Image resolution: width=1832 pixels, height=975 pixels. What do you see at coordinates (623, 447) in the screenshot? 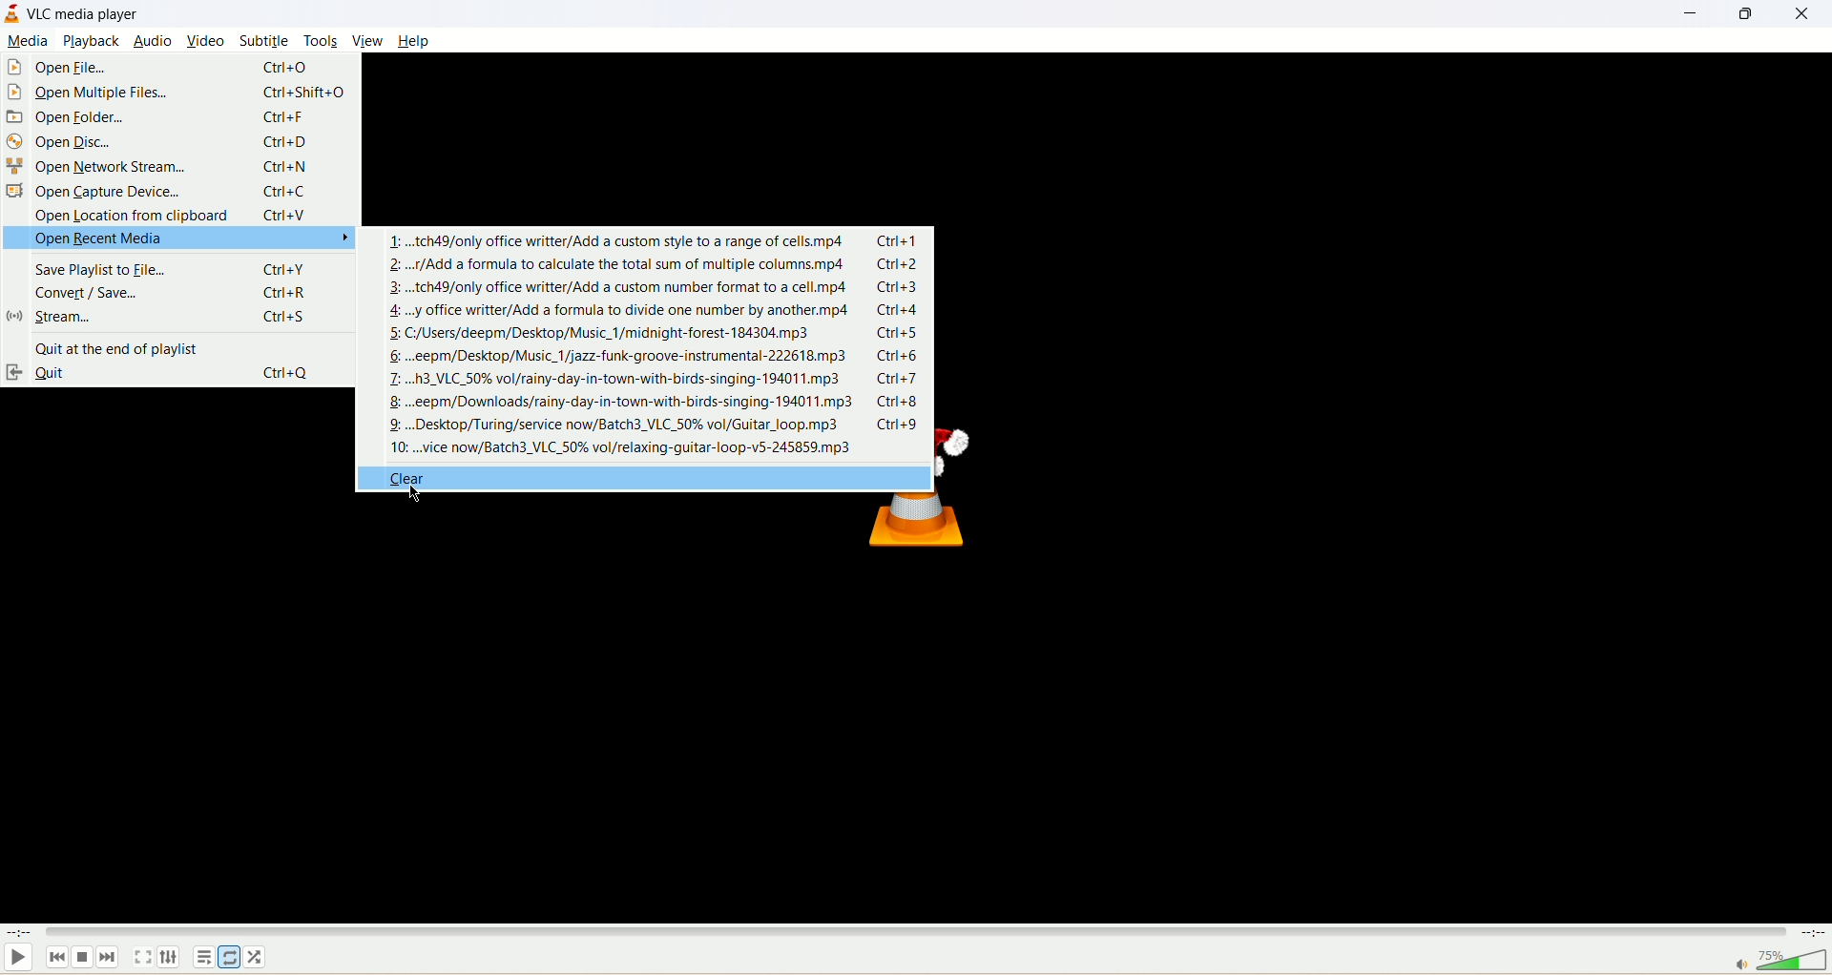
I see `10: ...vice now/Batch3_VLC_50% vol/relaxing-guitar-loop-v5-245859.mp3` at bounding box center [623, 447].